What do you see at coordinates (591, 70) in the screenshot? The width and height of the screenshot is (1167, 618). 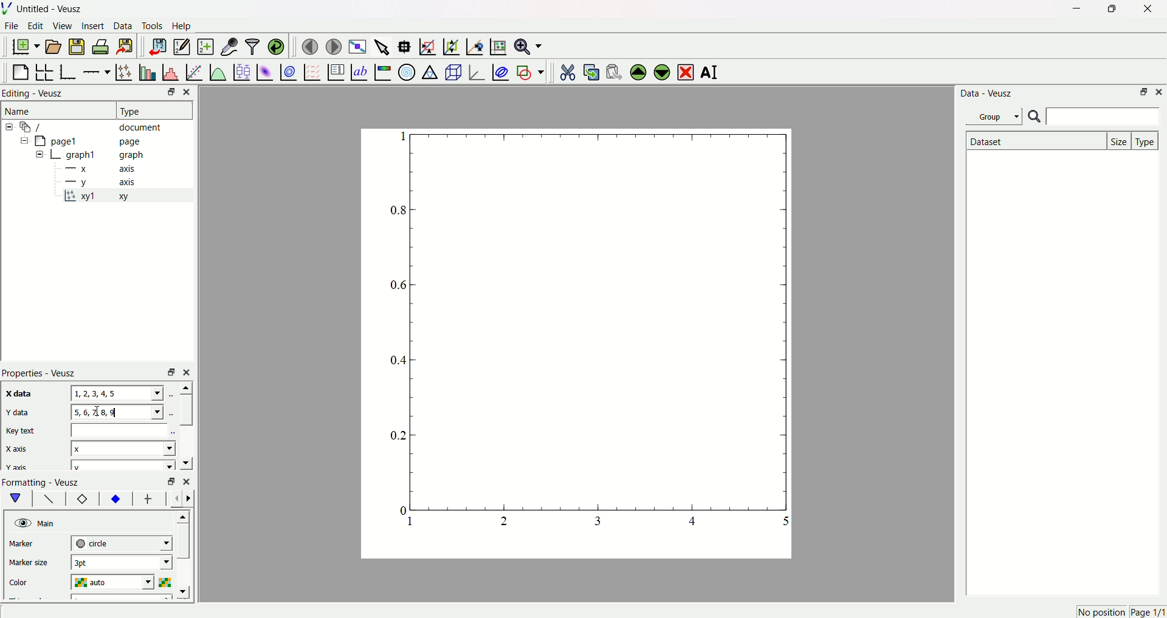 I see `copy the widgets` at bounding box center [591, 70].